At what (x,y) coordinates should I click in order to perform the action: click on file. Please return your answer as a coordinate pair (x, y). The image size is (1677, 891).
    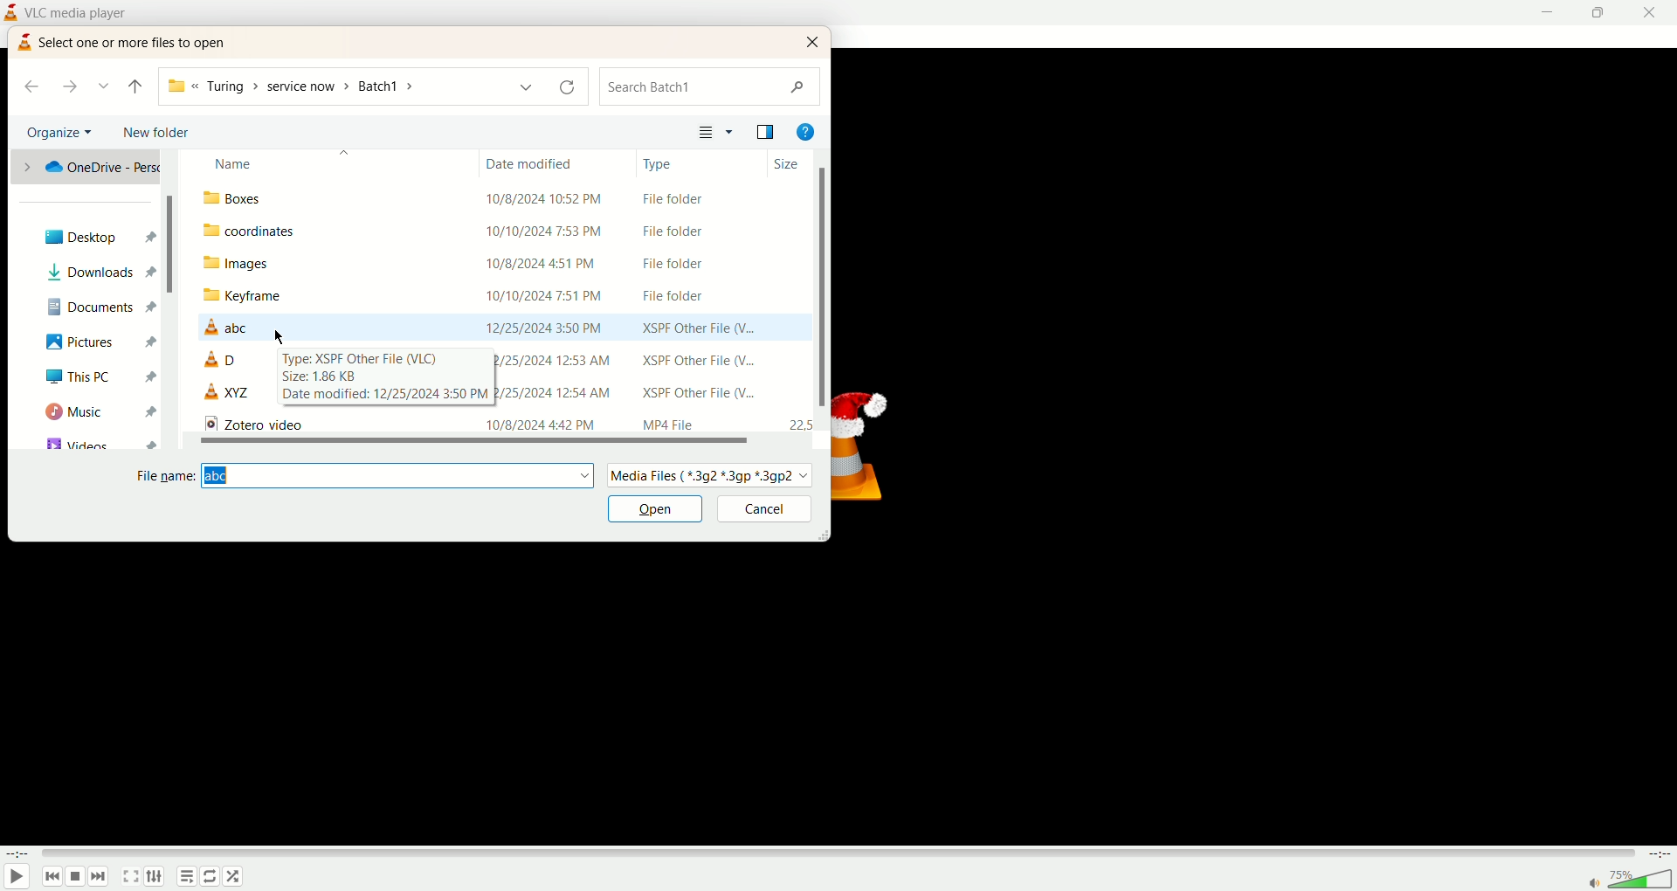
    Looking at the image, I should click on (231, 393).